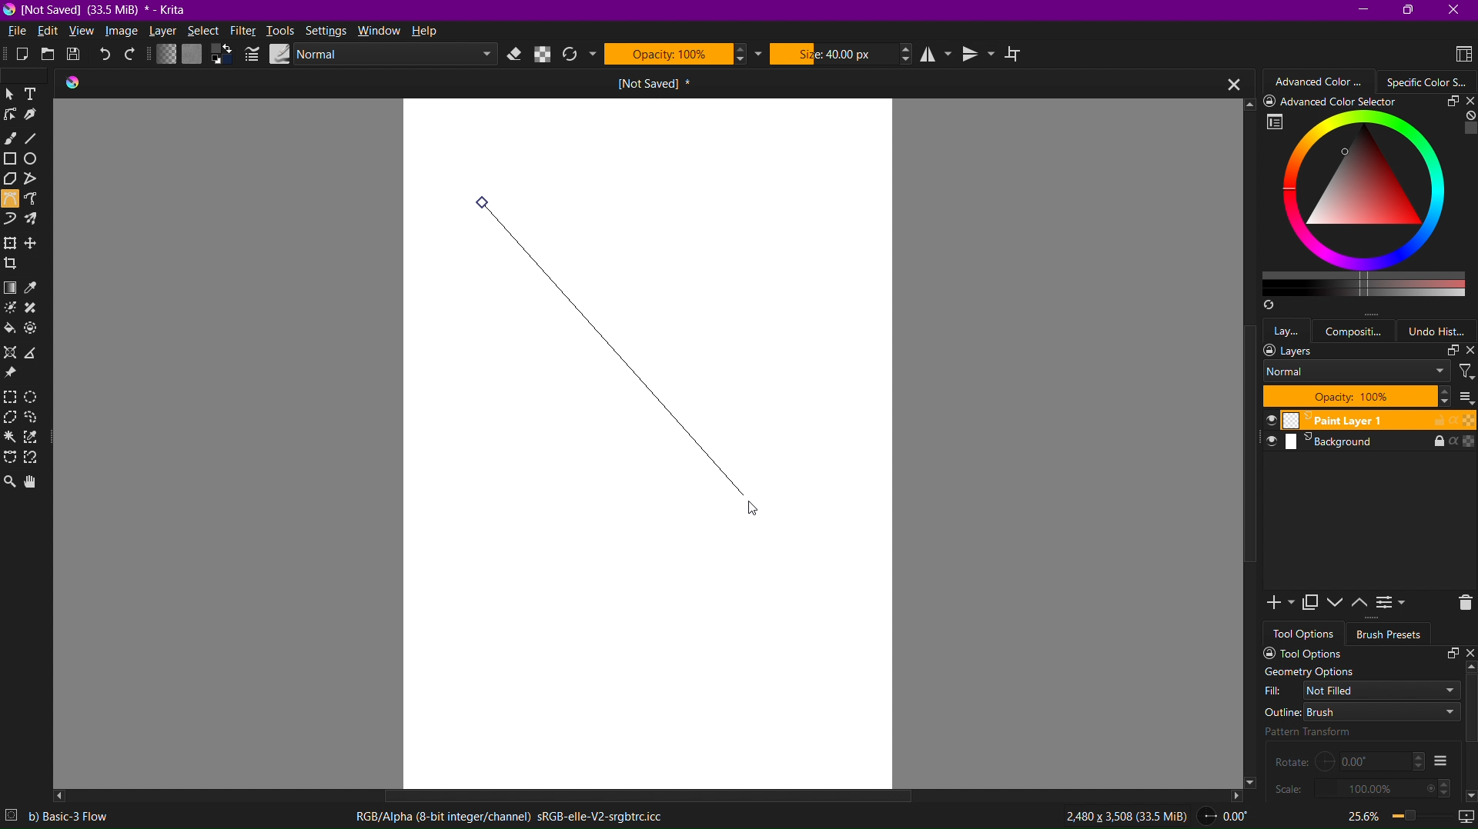  Describe the element at coordinates (1362, 9) in the screenshot. I see `Minimize` at that location.